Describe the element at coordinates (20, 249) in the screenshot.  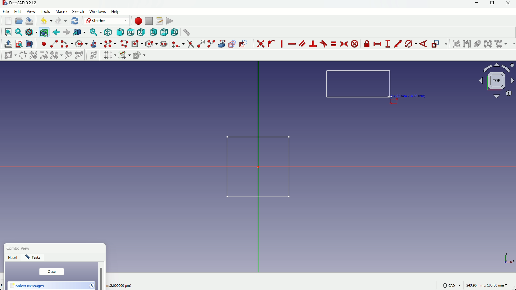
I see `Combo View` at that location.